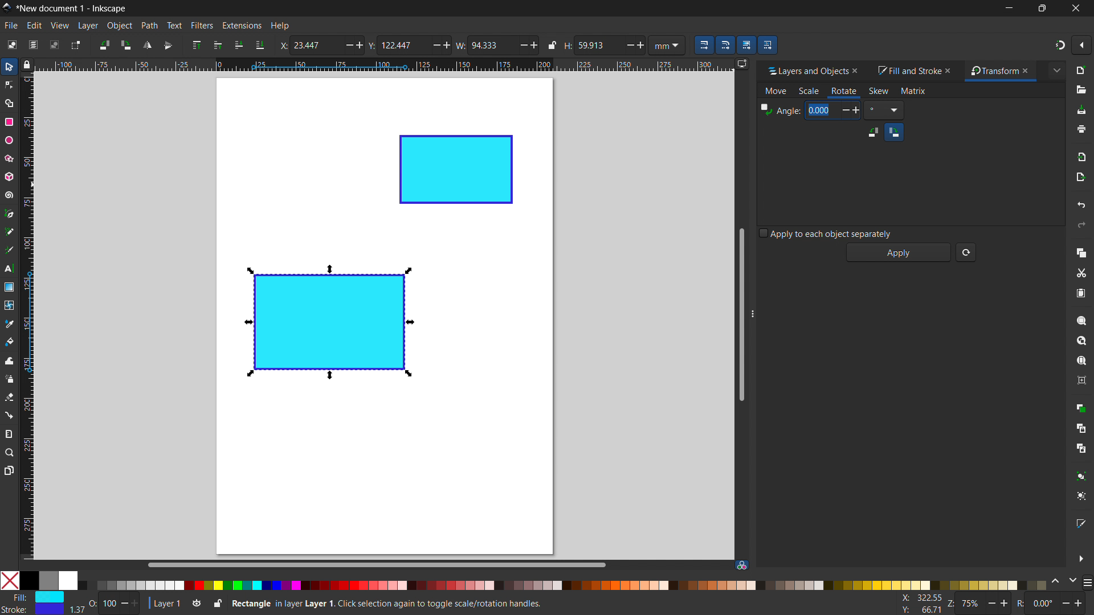 Image resolution: width=1094 pixels, height=615 pixels. I want to click on close, so click(950, 70).